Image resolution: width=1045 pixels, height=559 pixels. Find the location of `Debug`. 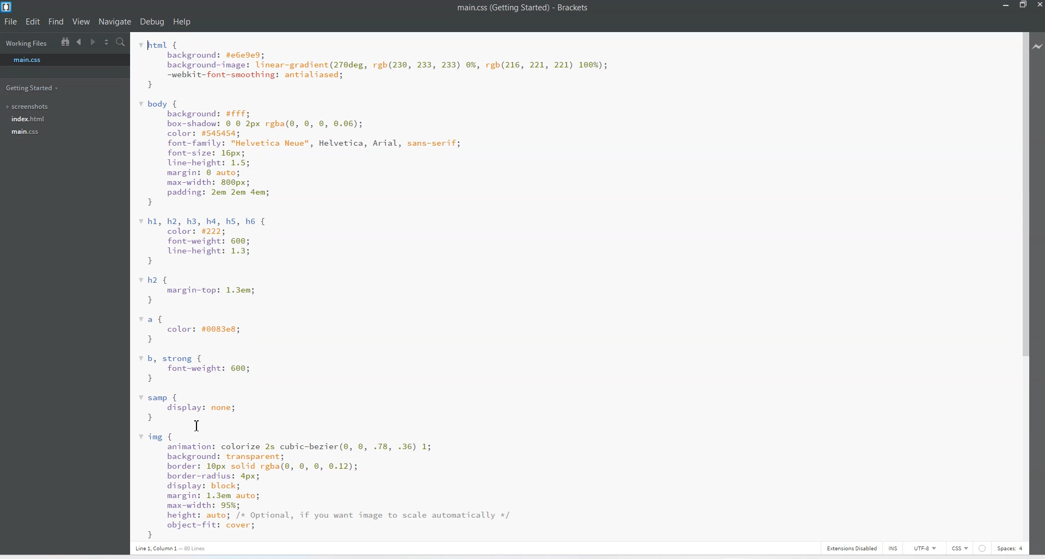

Debug is located at coordinates (152, 22).